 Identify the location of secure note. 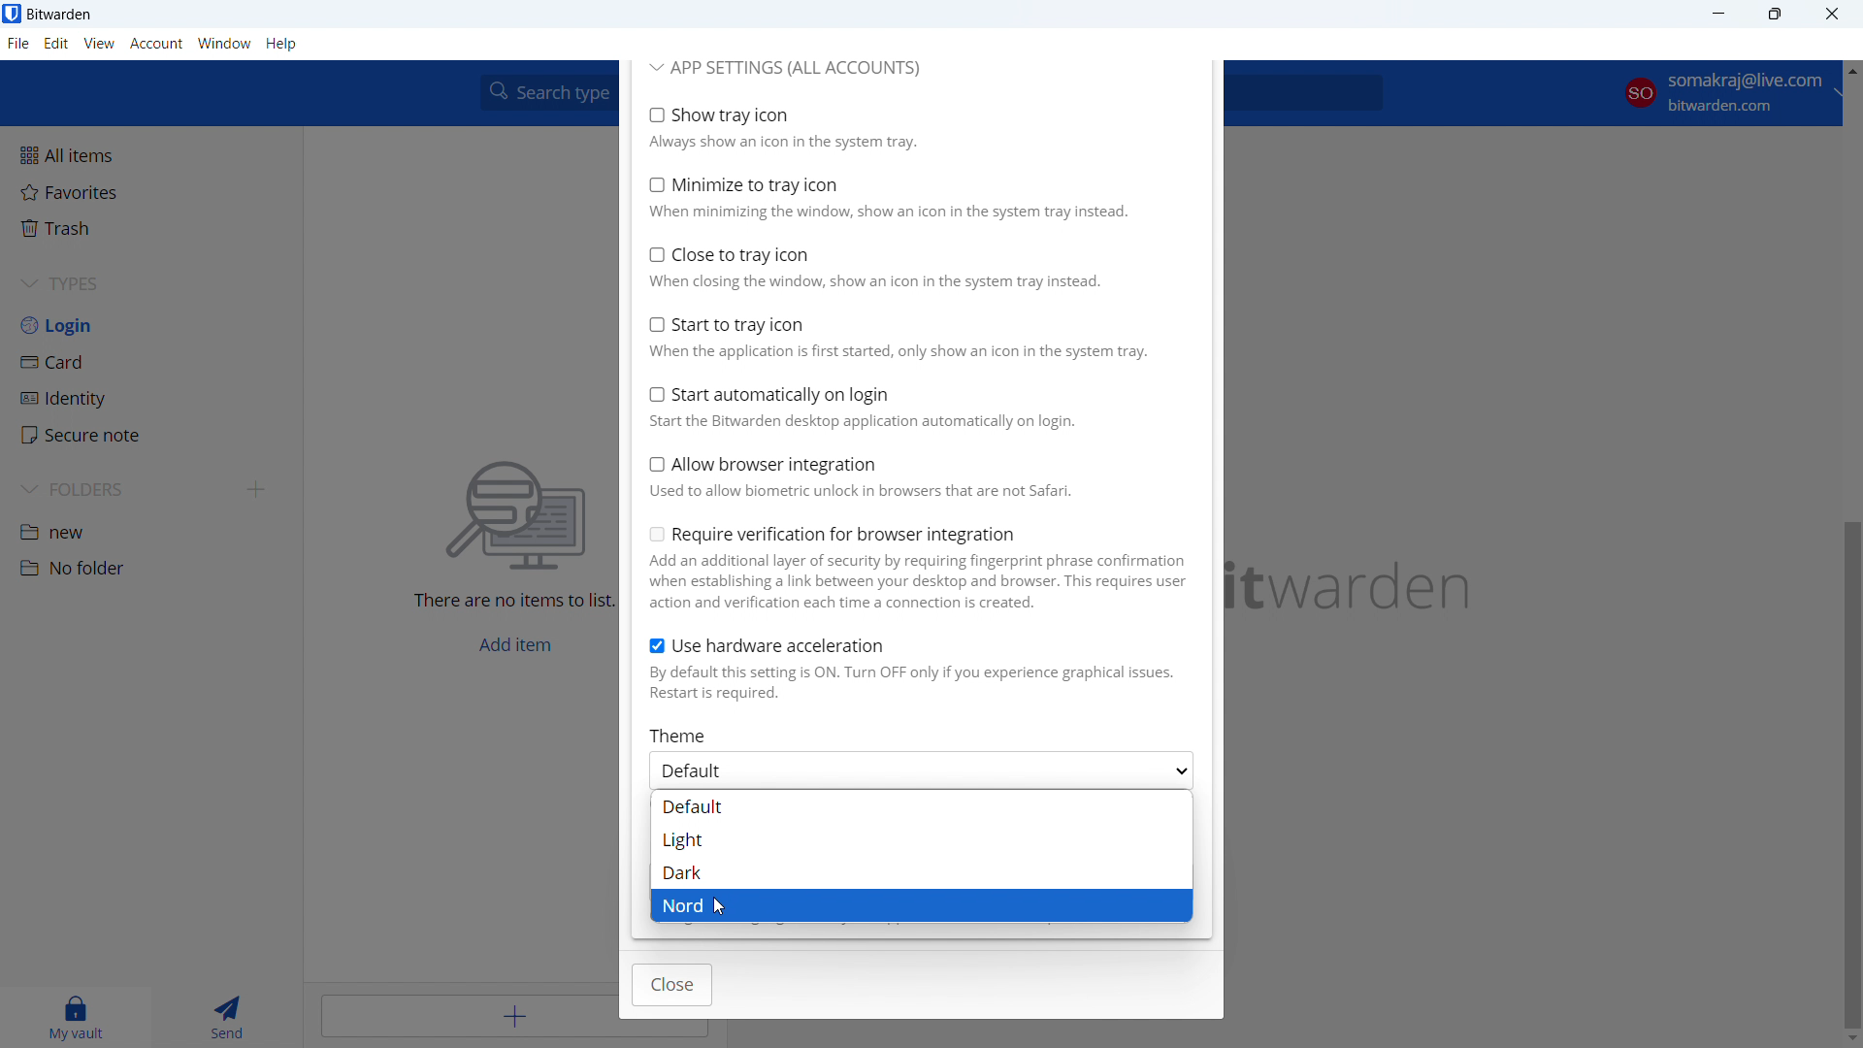
(151, 436).